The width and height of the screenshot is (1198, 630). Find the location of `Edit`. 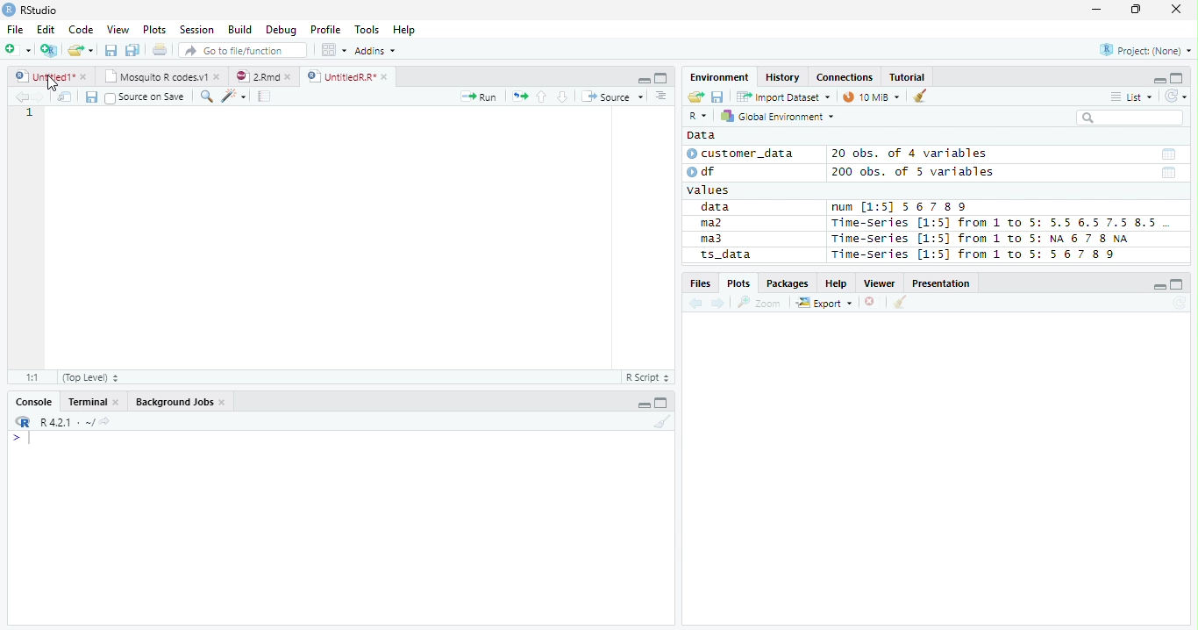

Edit is located at coordinates (45, 28).